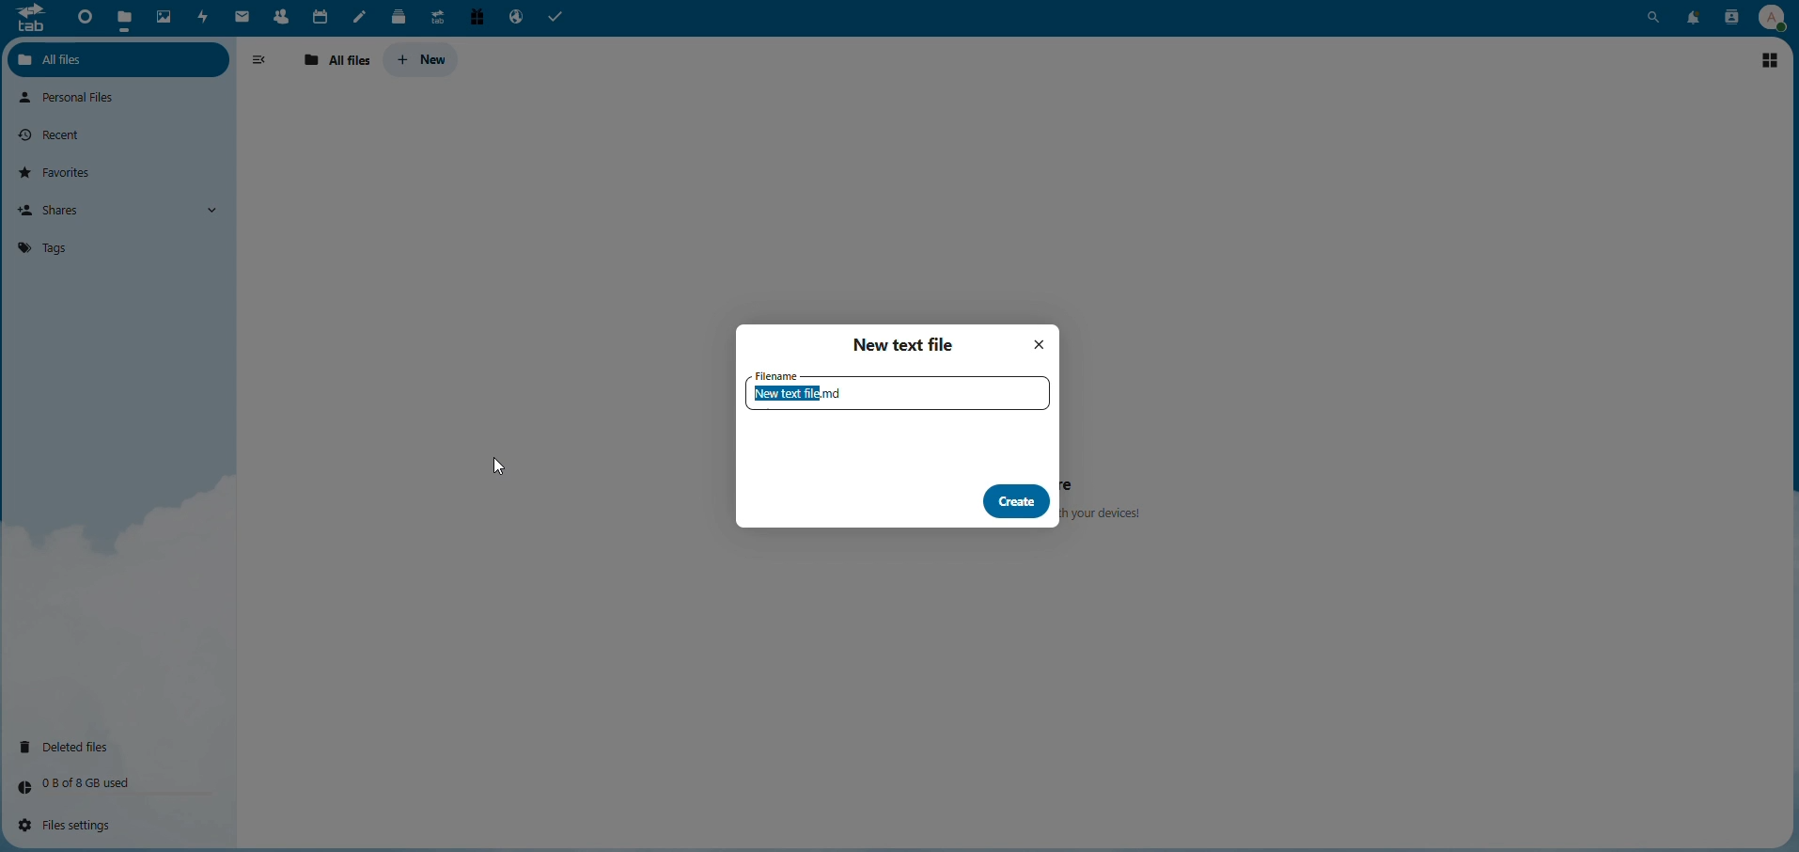 This screenshot has height=852, width=1799. I want to click on Mail, so click(242, 18).